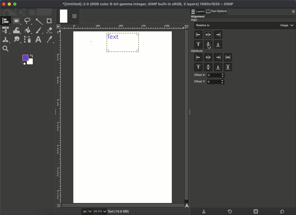 The width and height of the screenshot is (296, 215). What do you see at coordinates (198, 51) in the screenshot?
I see `Distribute` at bounding box center [198, 51].